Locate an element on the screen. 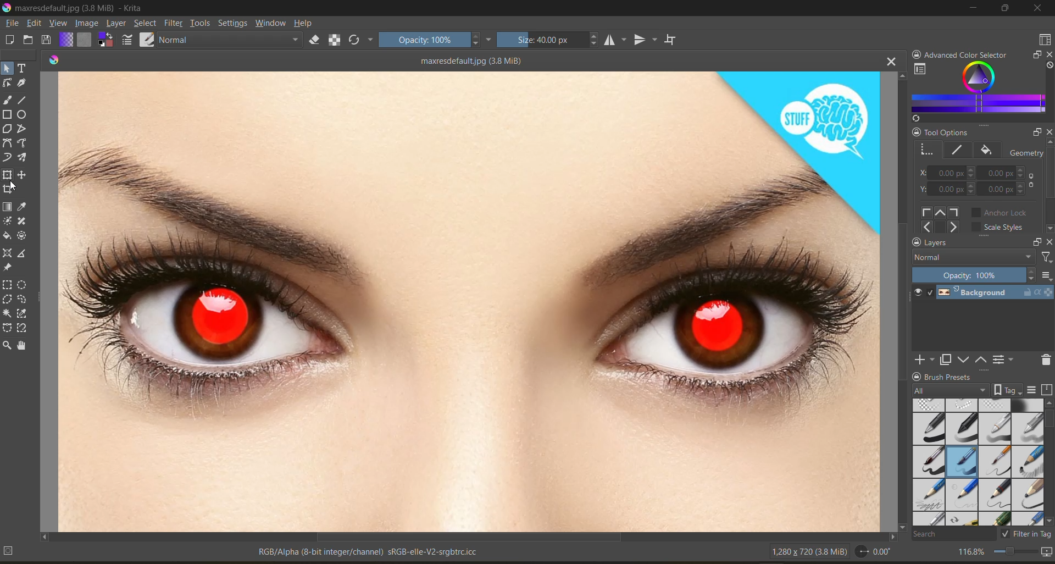 This screenshot has height=564, width=1055. duplicate layer or mask is located at coordinates (945, 360).